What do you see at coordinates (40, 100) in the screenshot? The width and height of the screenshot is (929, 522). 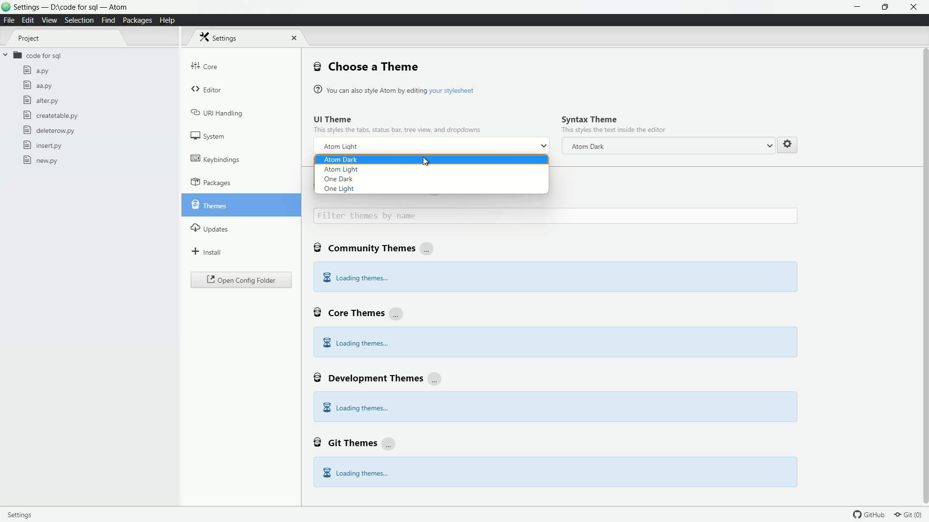 I see `alter.py file` at bounding box center [40, 100].